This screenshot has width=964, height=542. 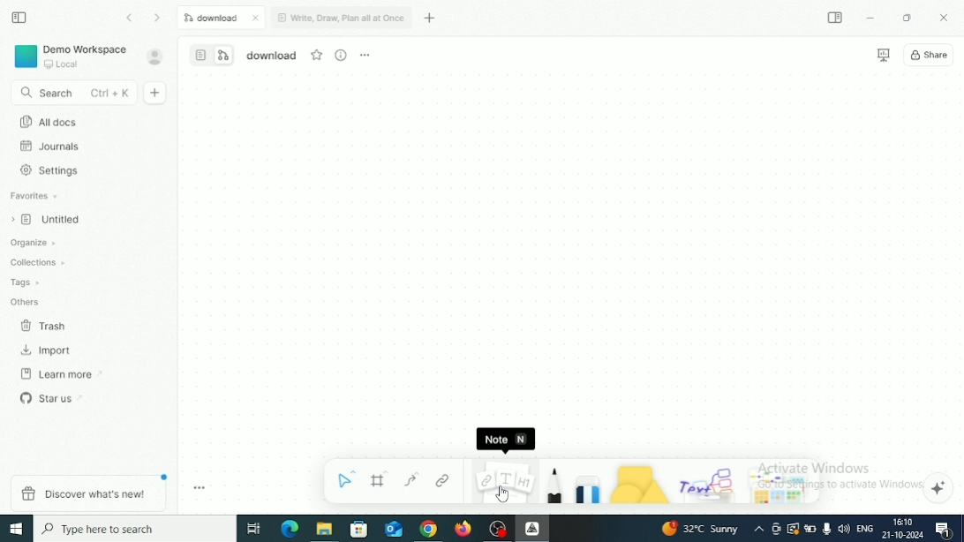 What do you see at coordinates (35, 196) in the screenshot?
I see `Favorites` at bounding box center [35, 196].